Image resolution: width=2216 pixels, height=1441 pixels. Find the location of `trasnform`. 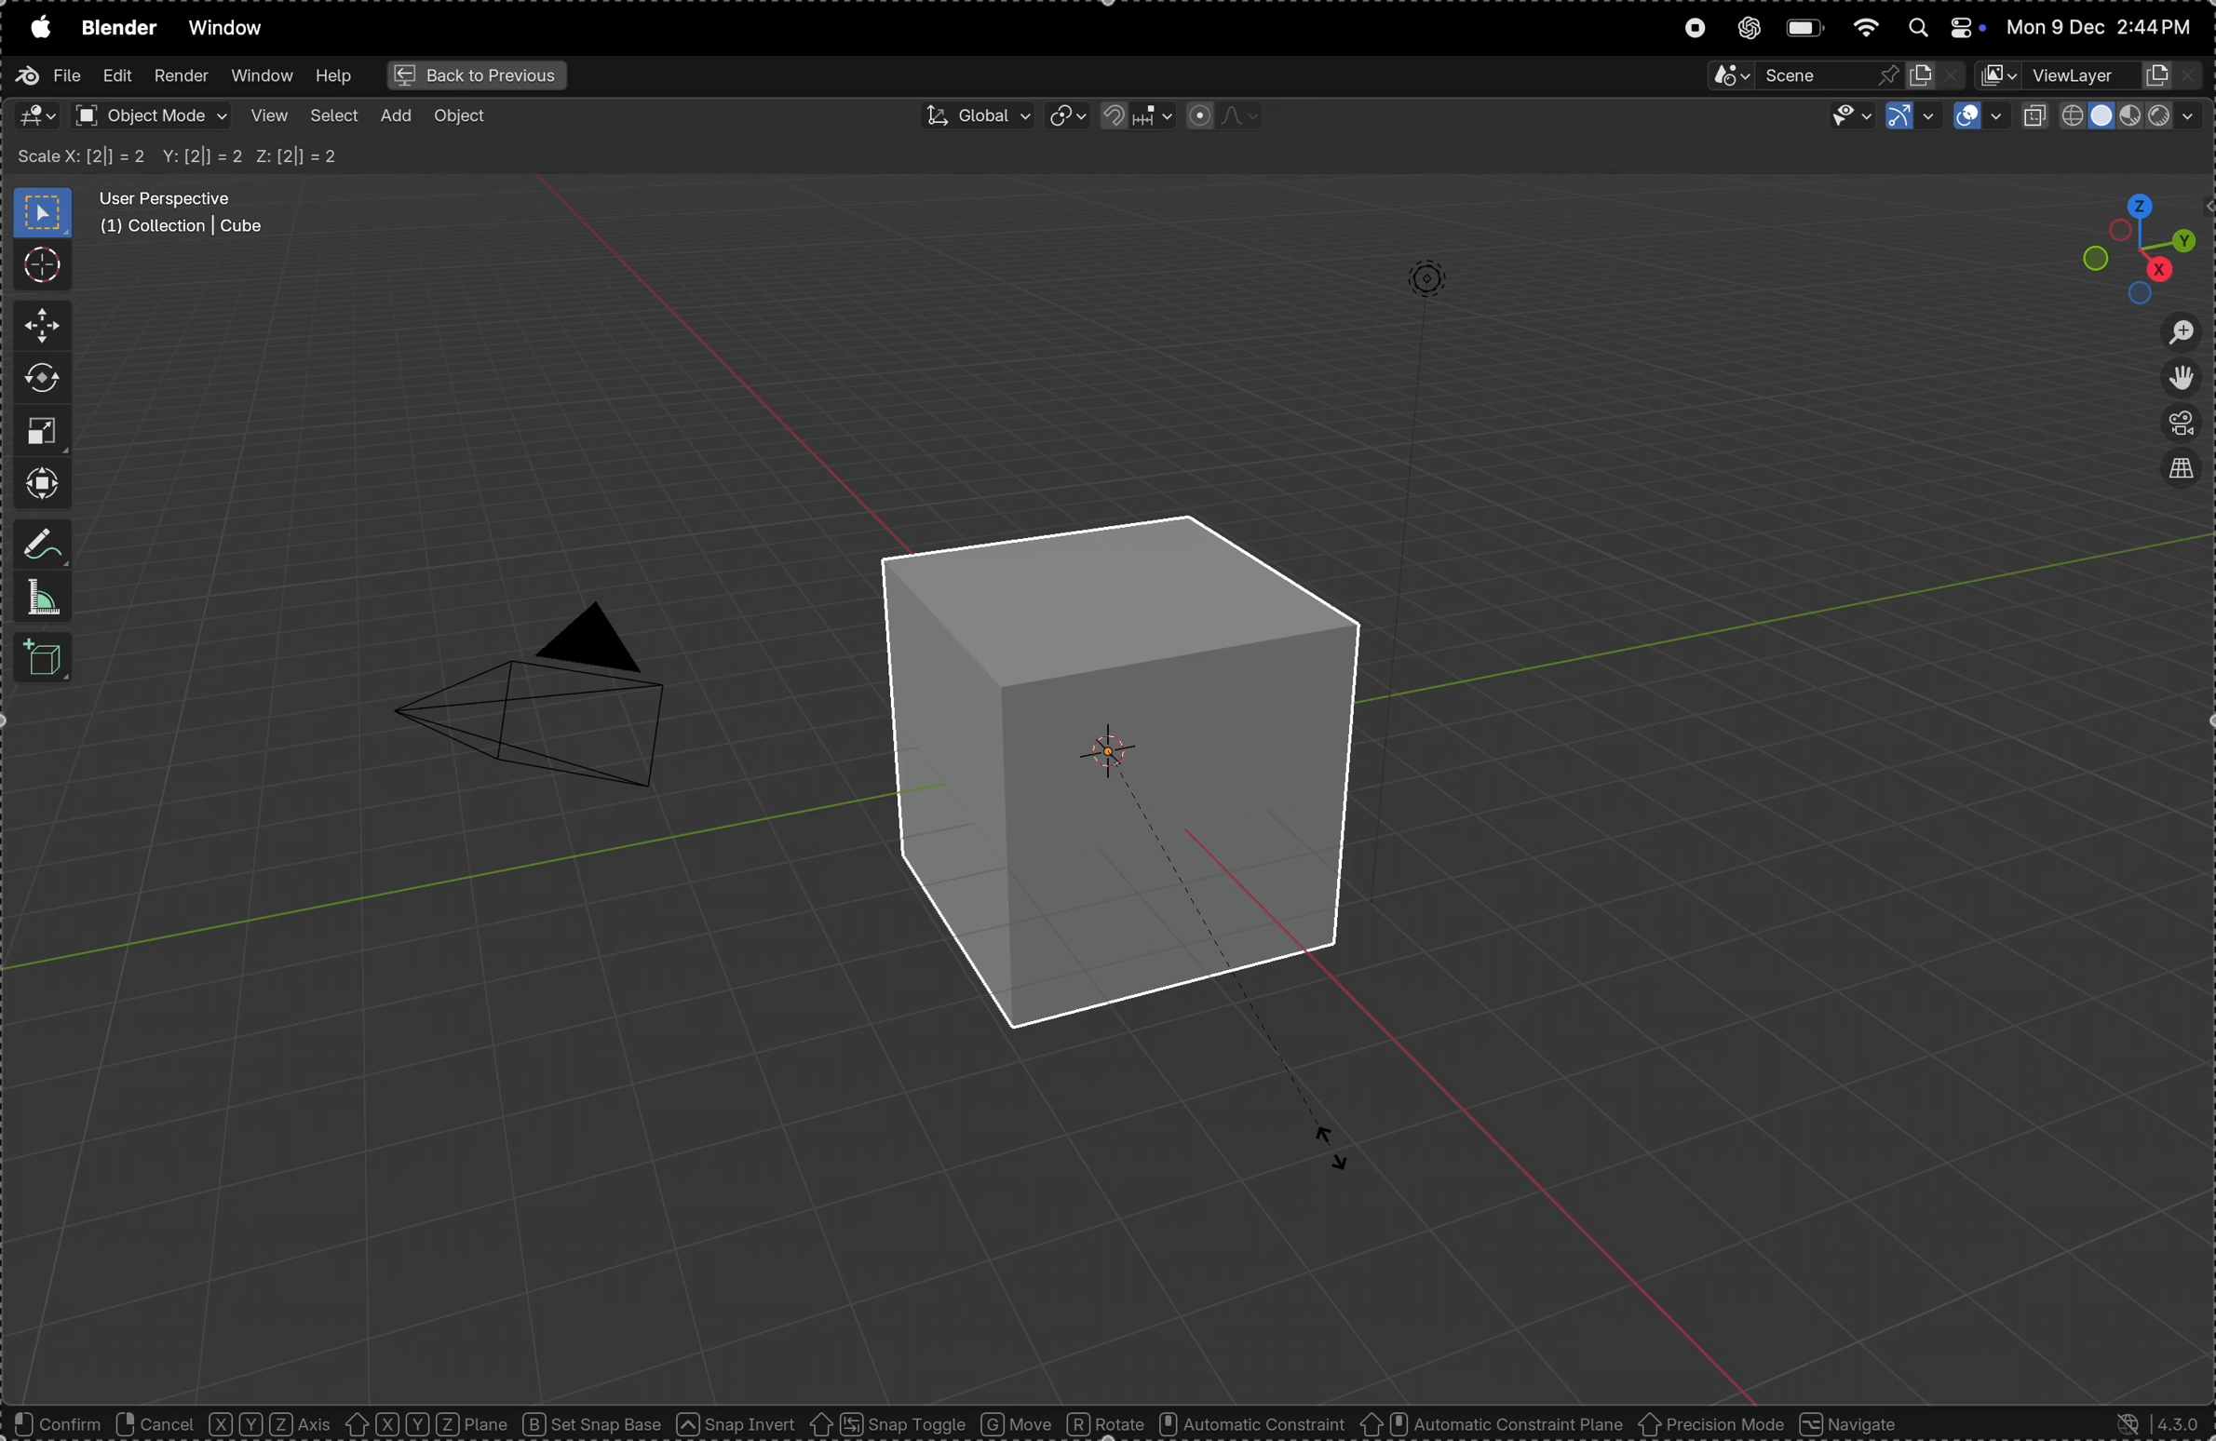

trasnform is located at coordinates (36, 483).